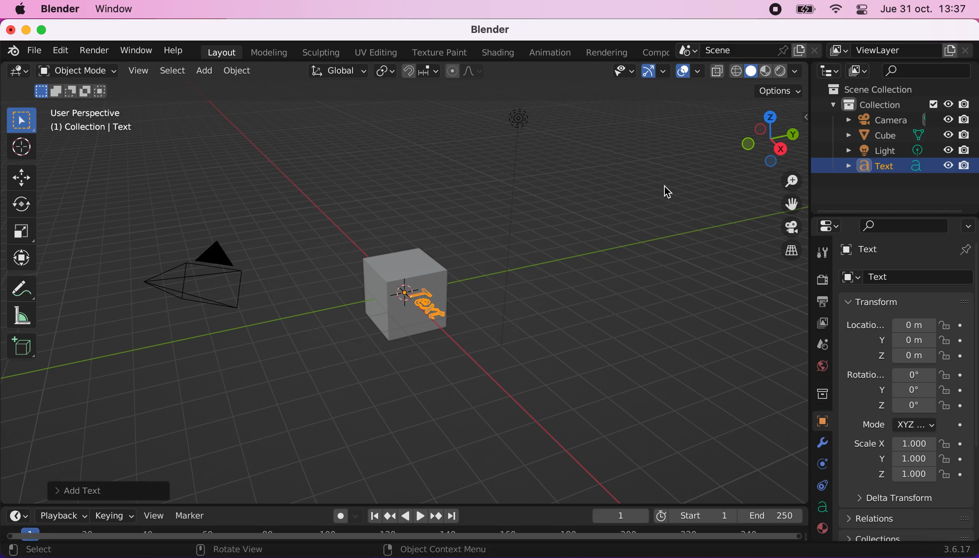 The height and width of the screenshot is (558, 979). I want to click on move, so click(23, 175).